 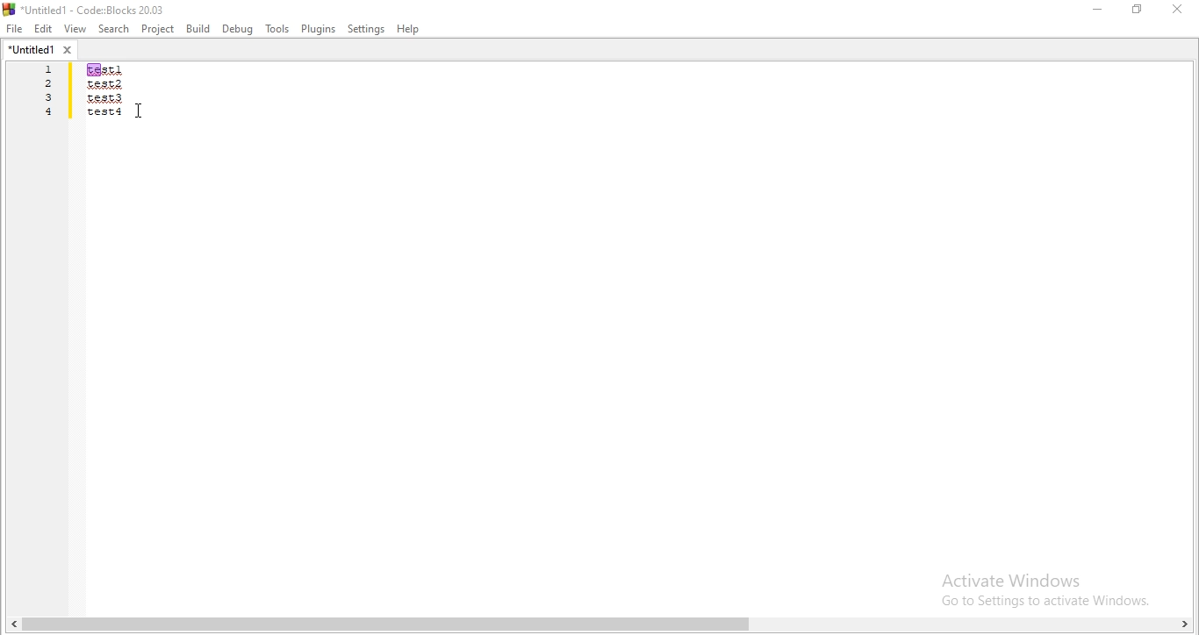 I want to click on minimize, so click(x=1095, y=11).